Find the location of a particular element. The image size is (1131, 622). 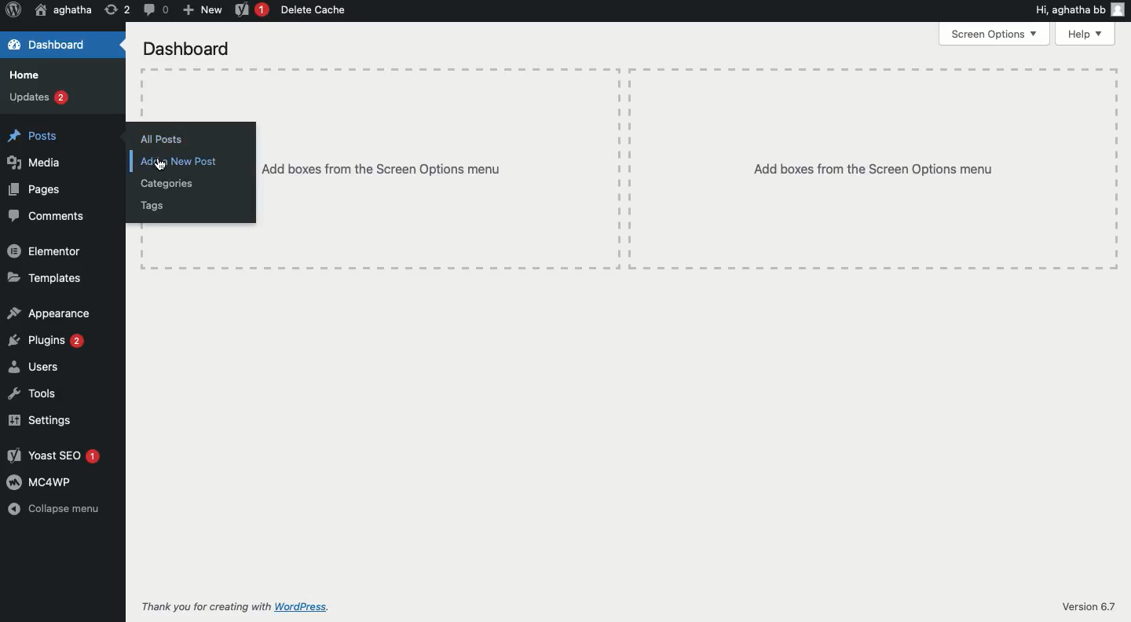

Table line is located at coordinates (143, 242).